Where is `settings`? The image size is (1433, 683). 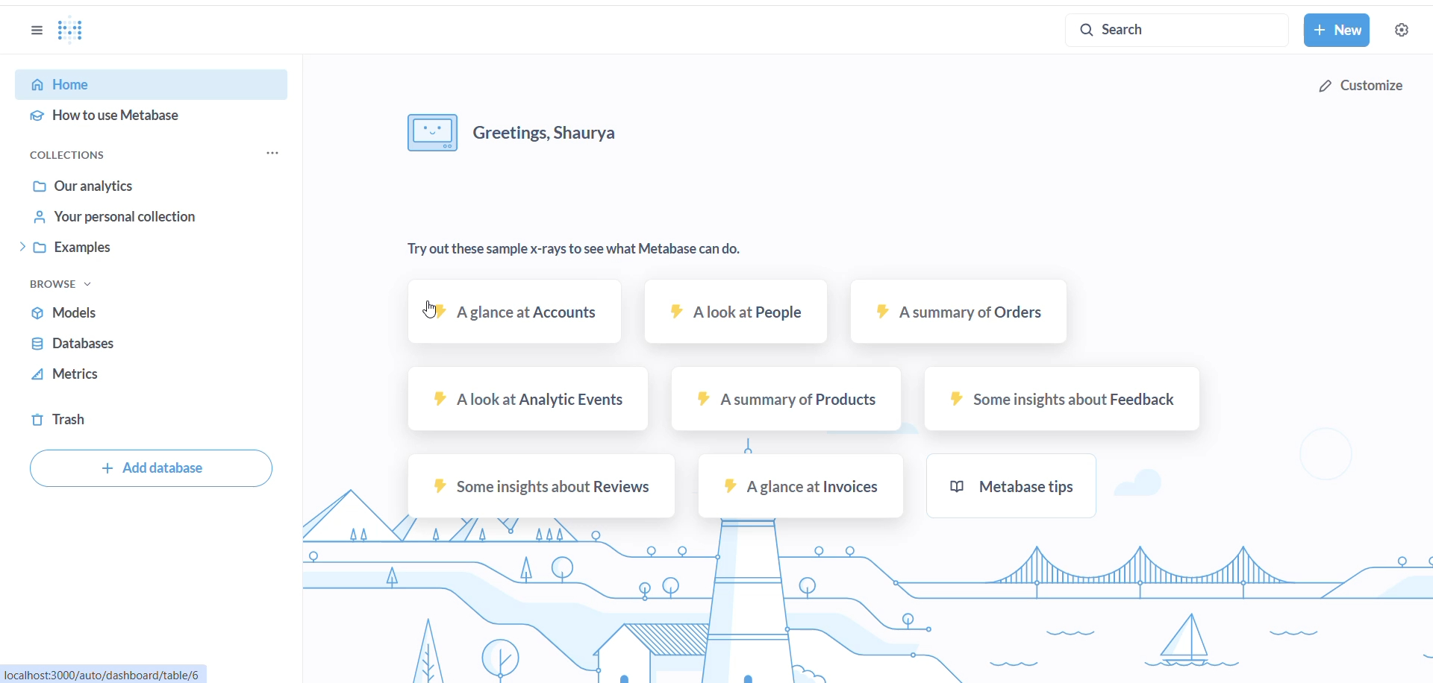 settings is located at coordinates (1403, 29).